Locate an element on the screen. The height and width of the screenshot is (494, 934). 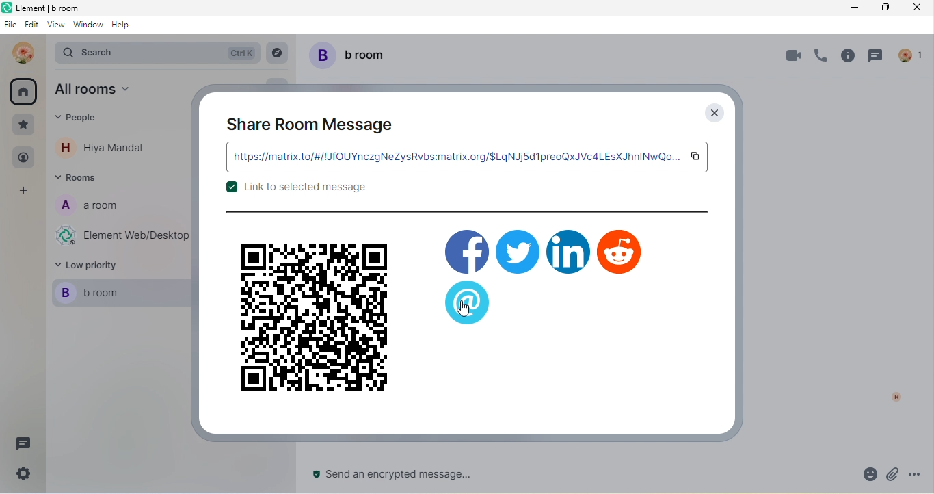
people is located at coordinates (913, 54).